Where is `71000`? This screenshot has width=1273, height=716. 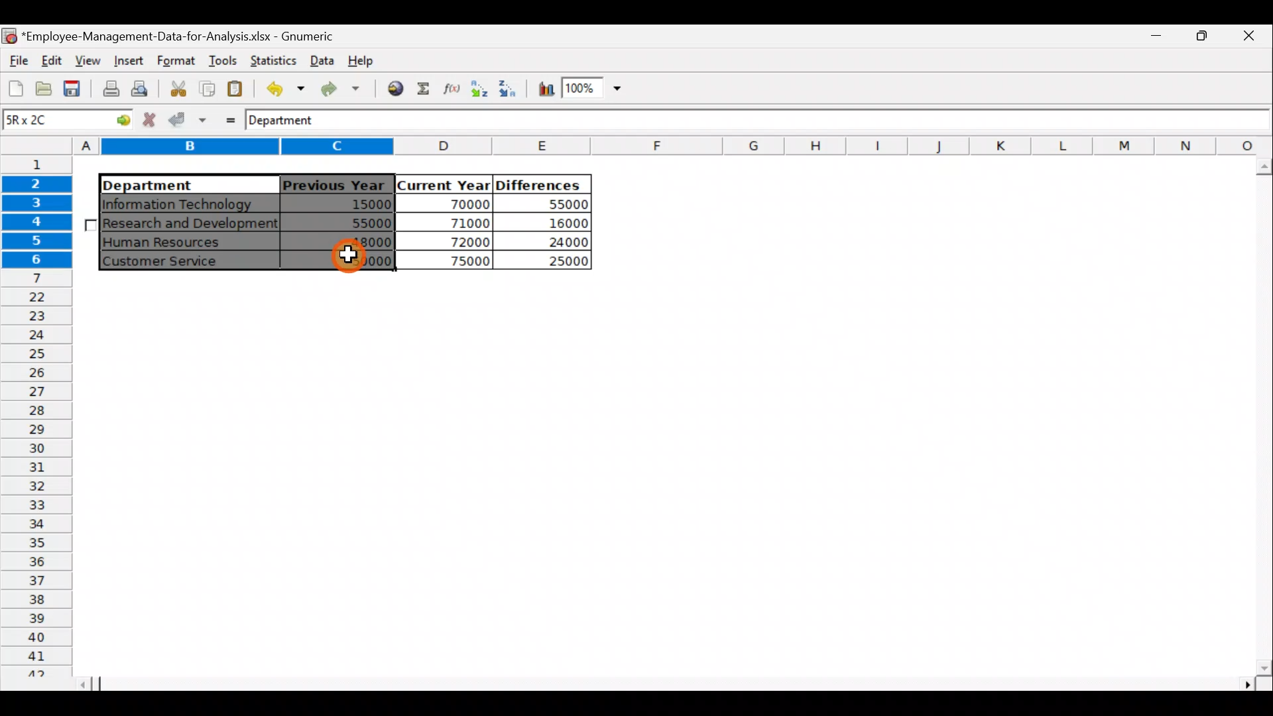
71000 is located at coordinates (459, 222).